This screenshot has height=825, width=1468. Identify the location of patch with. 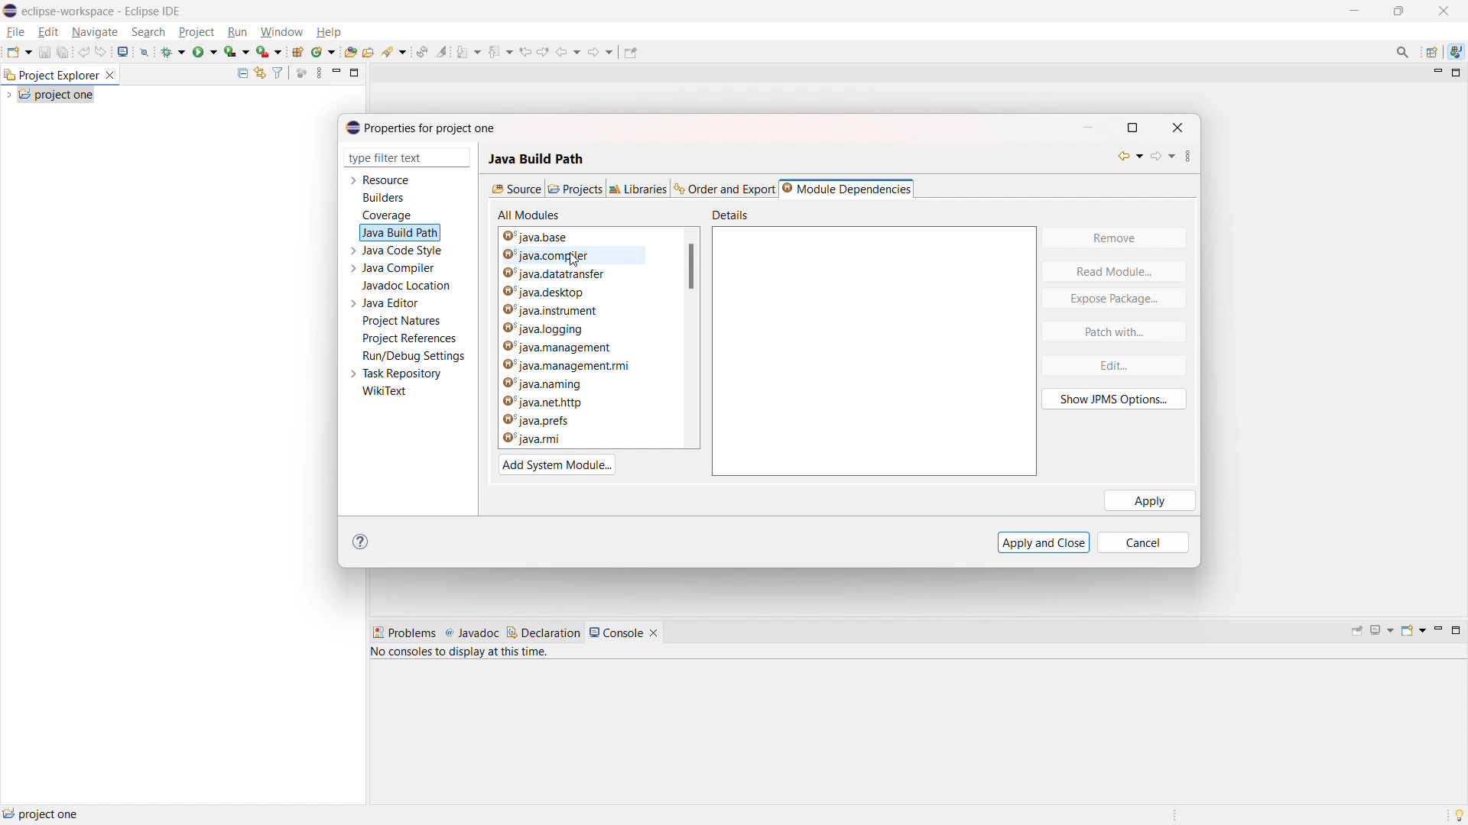
(1114, 332).